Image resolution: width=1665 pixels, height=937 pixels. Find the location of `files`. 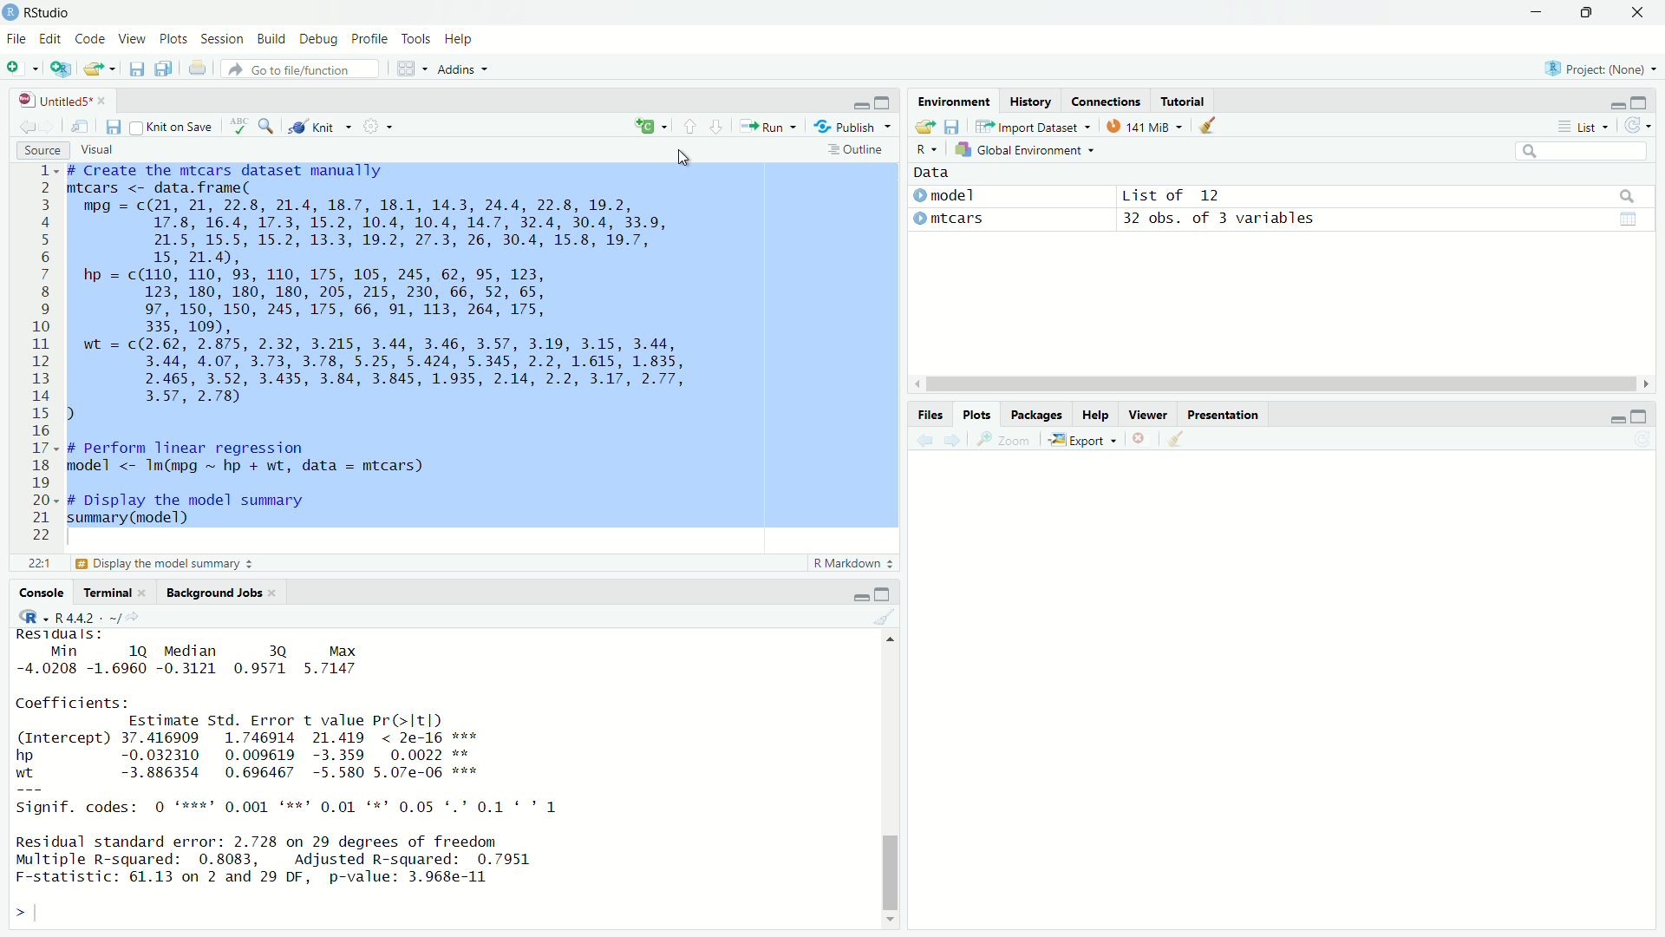

files is located at coordinates (930, 415).